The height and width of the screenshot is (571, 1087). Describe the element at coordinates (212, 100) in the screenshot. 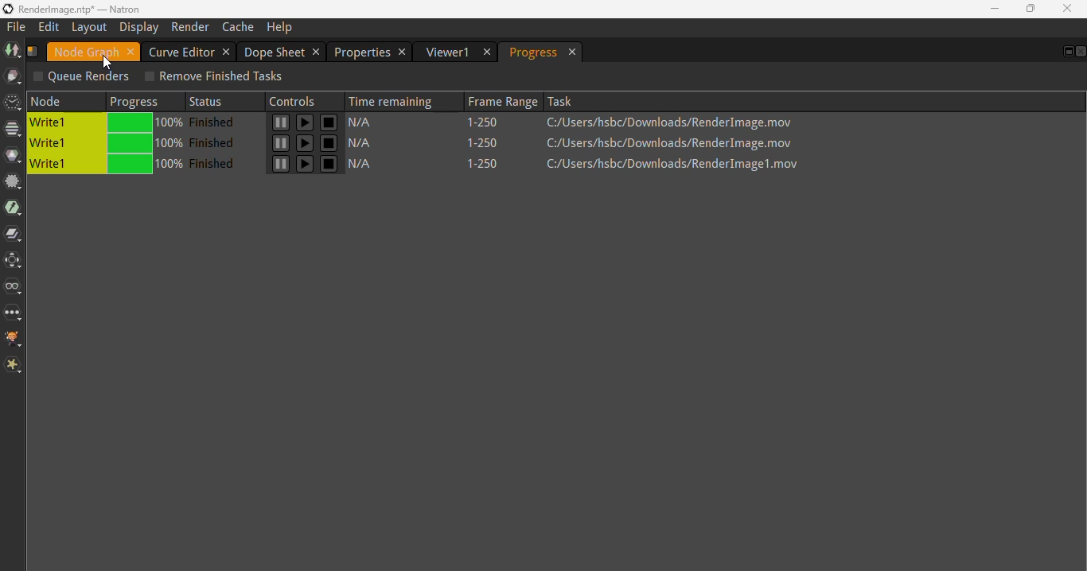

I see `status` at that location.